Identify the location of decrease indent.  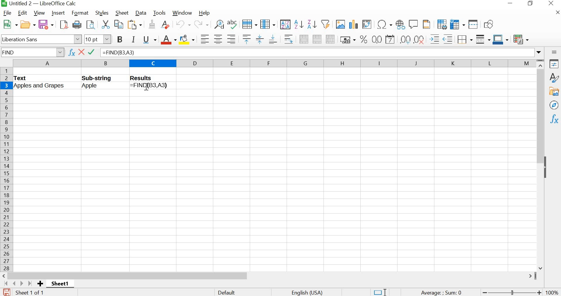
(448, 39).